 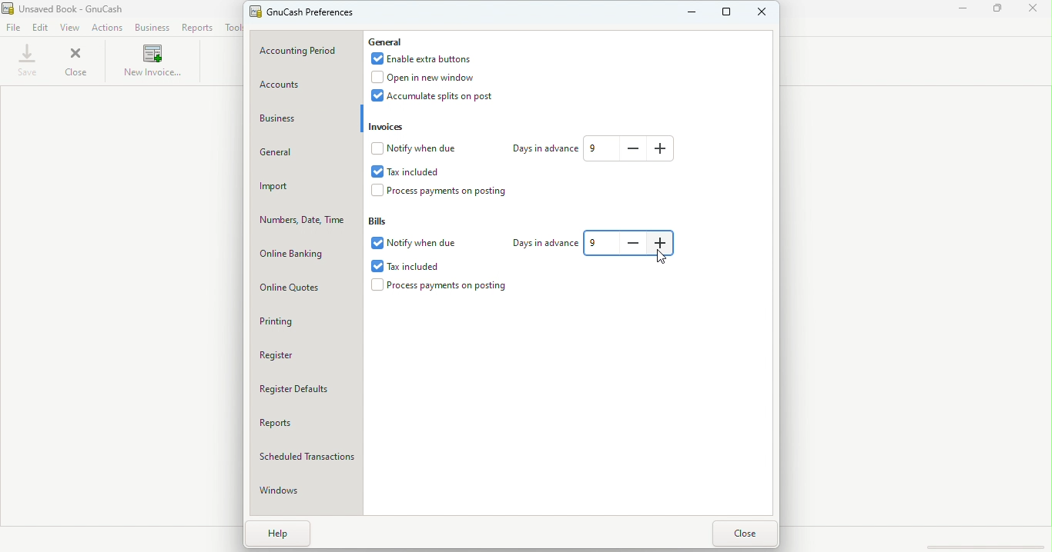 I want to click on Online quotes, so click(x=307, y=287).